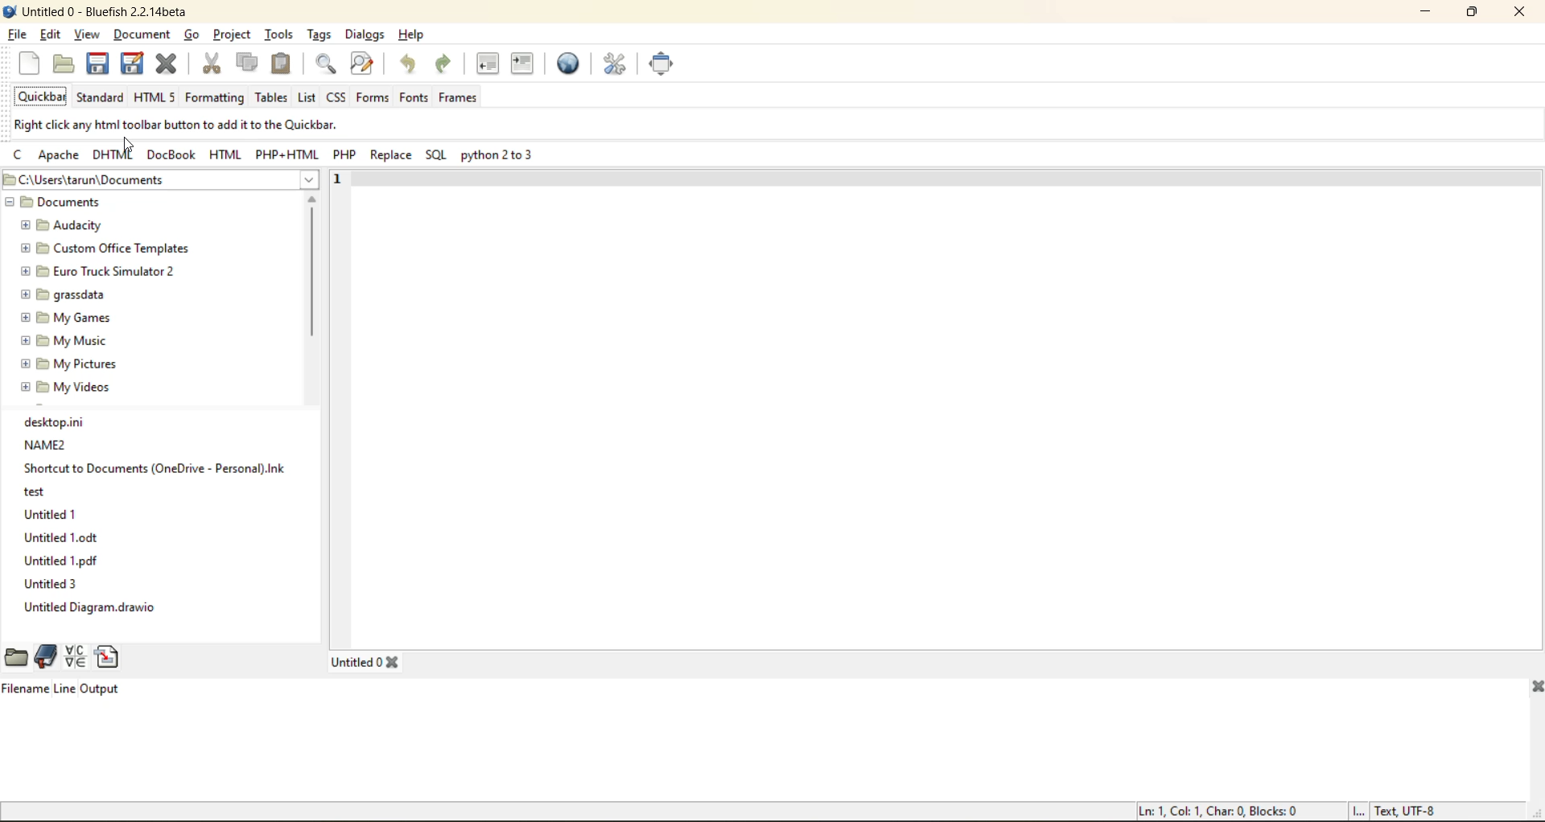 The image size is (1545, 822). I want to click on css, so click(337, 97).